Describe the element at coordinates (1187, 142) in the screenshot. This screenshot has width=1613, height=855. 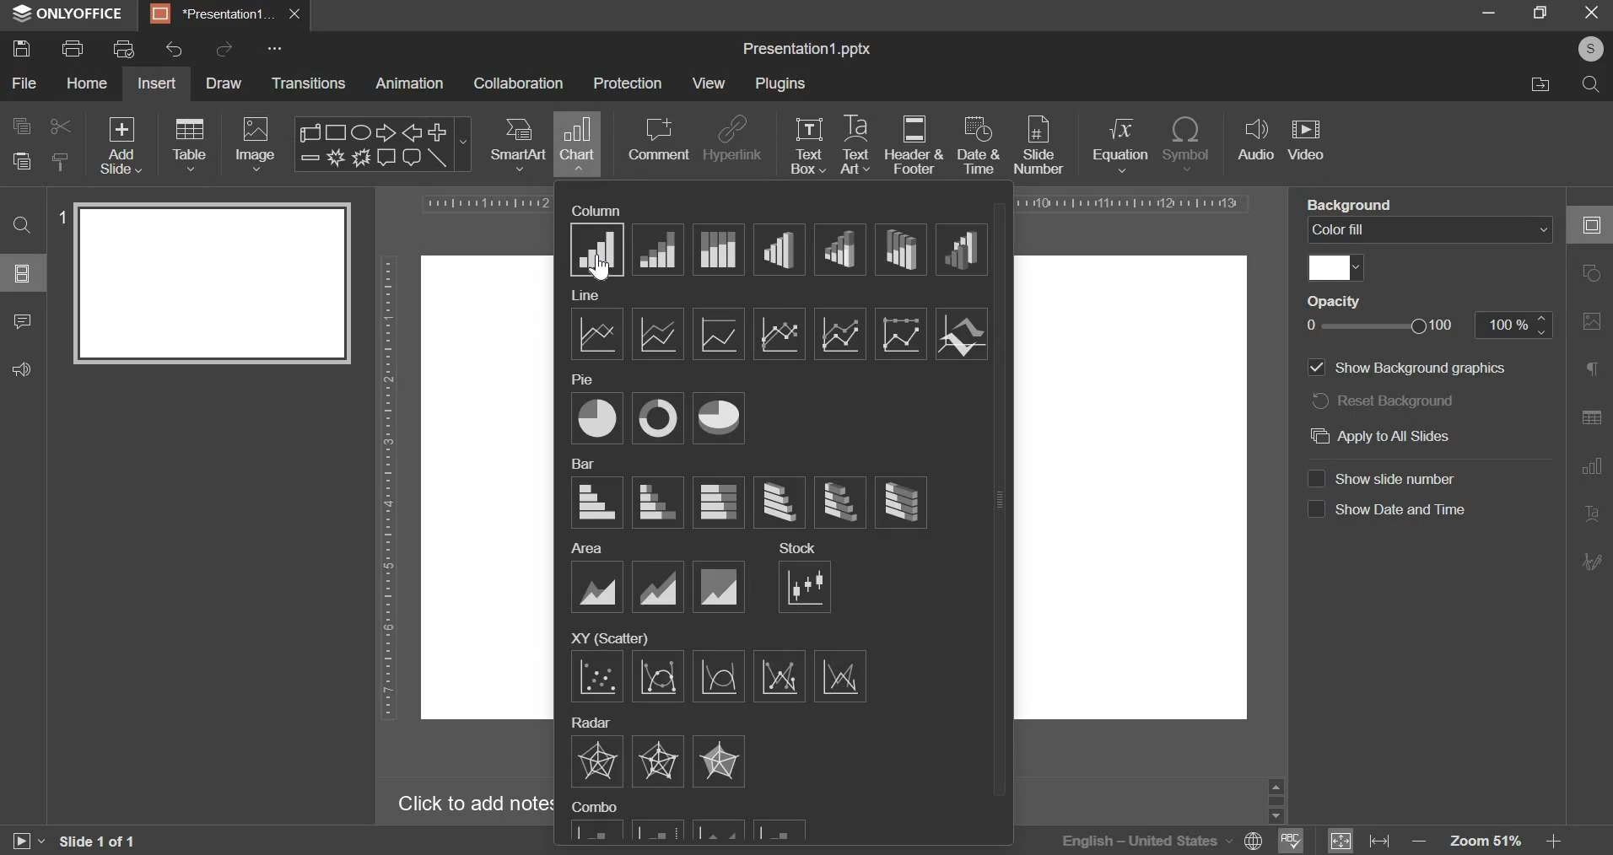
I see `symbol` at that location.